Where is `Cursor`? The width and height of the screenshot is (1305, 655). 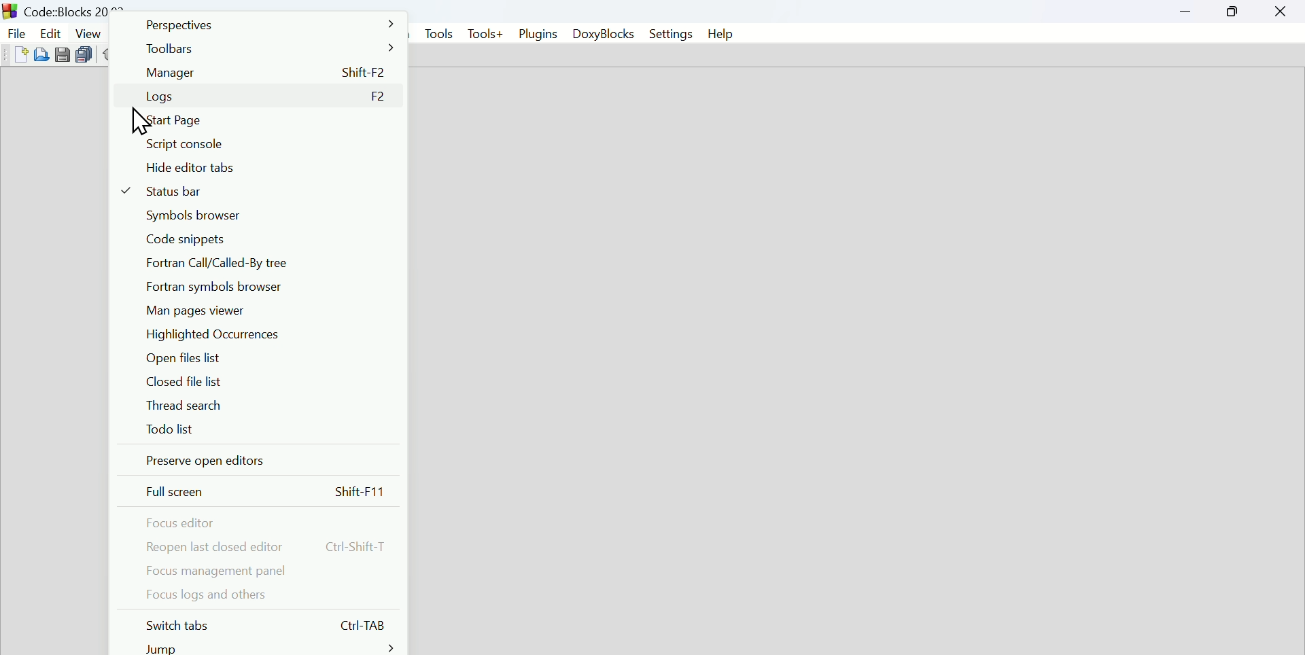
Cursor is located at coordinates (143, 121).